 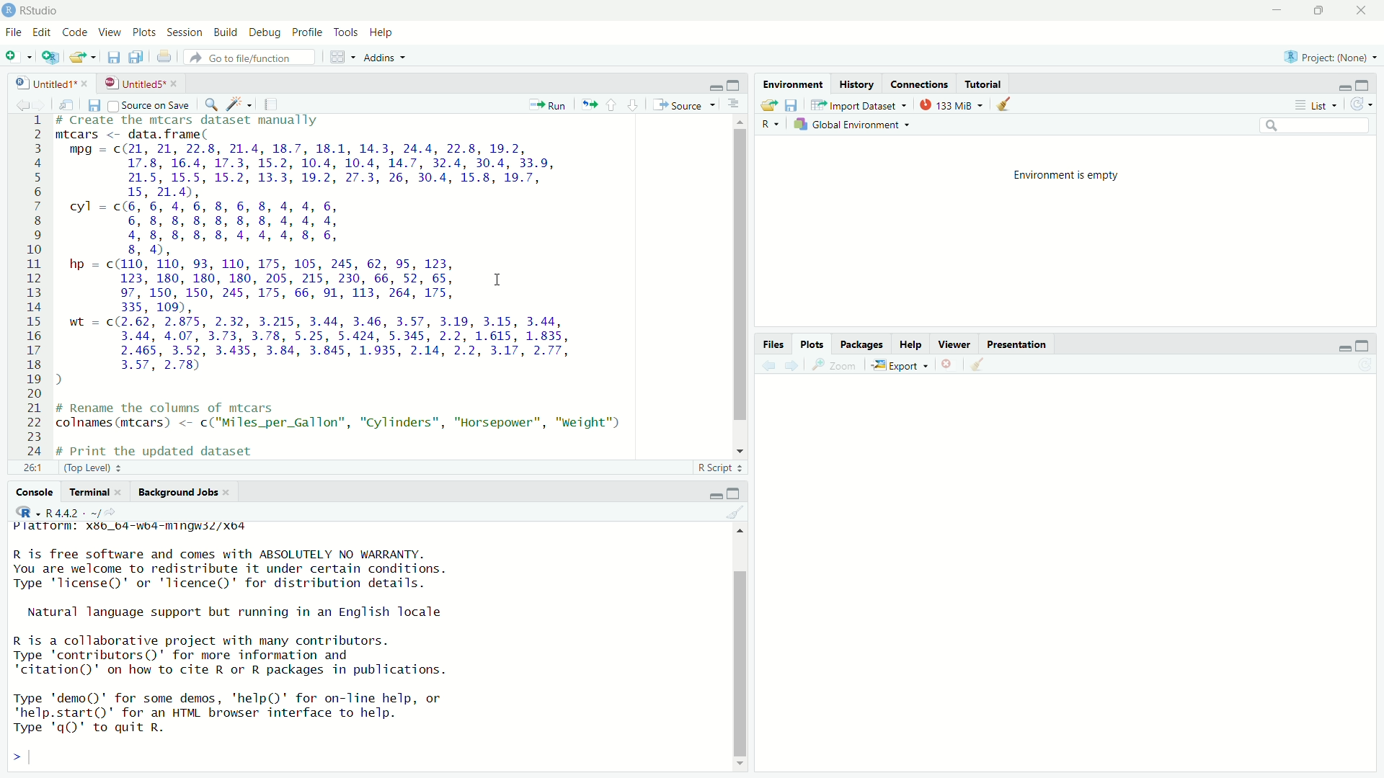 I want to click on add  script, so click(x=50, y=62).